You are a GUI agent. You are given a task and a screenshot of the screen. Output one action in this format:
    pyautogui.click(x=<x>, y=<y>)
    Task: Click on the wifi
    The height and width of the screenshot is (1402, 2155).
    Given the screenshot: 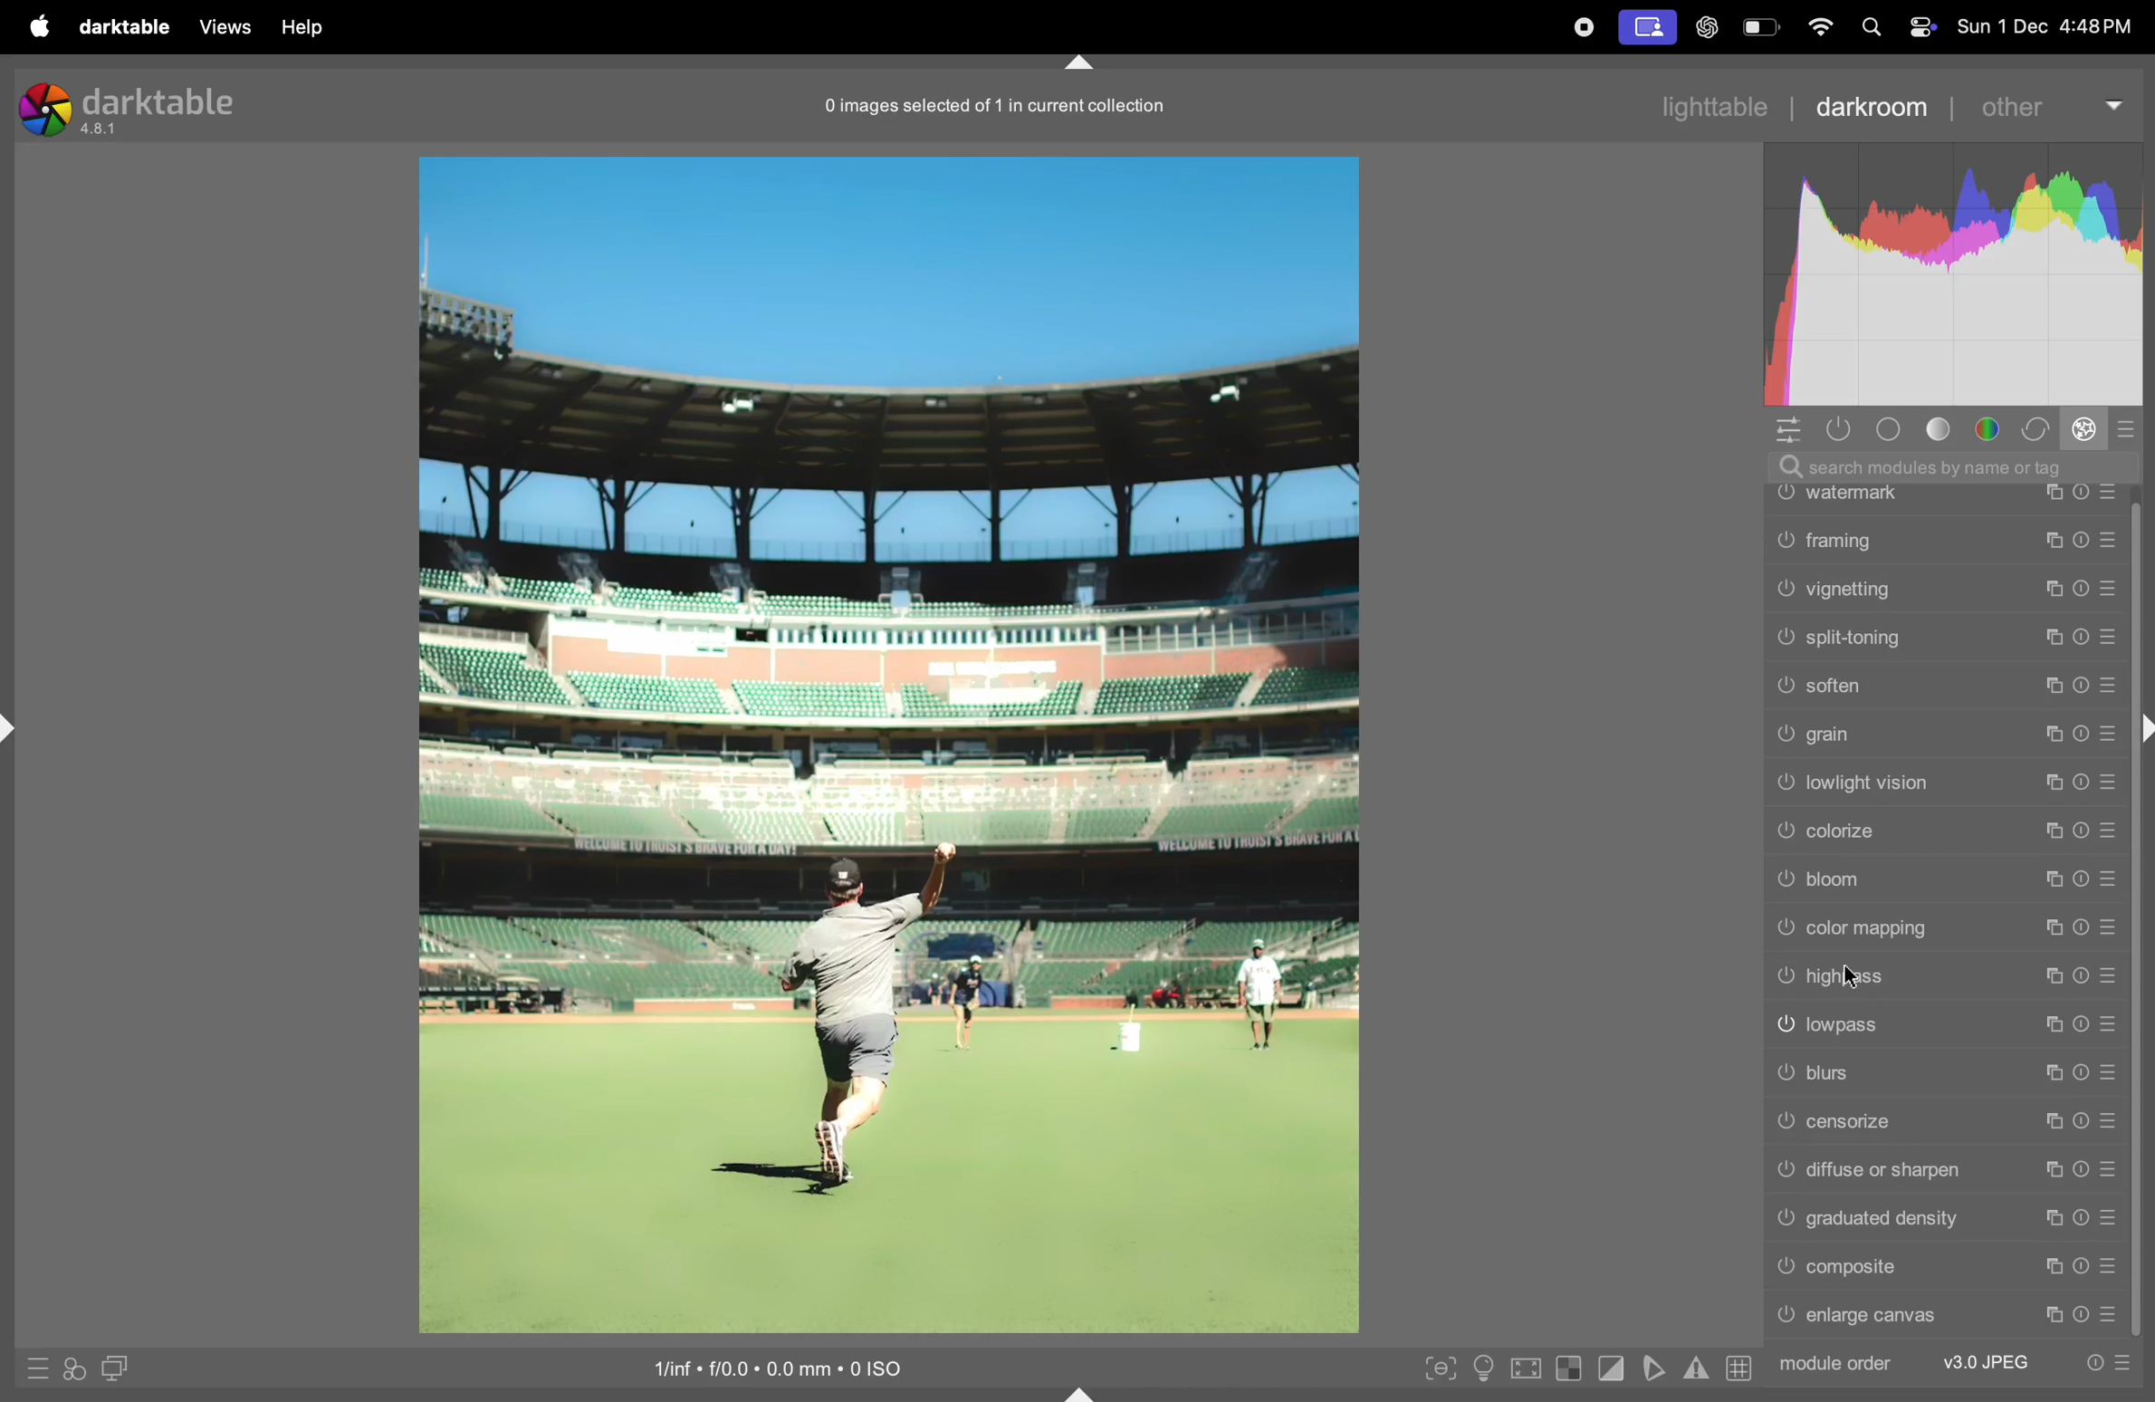 What is the action you would take?
    pyautogui.click(x=1819, y=28)
    